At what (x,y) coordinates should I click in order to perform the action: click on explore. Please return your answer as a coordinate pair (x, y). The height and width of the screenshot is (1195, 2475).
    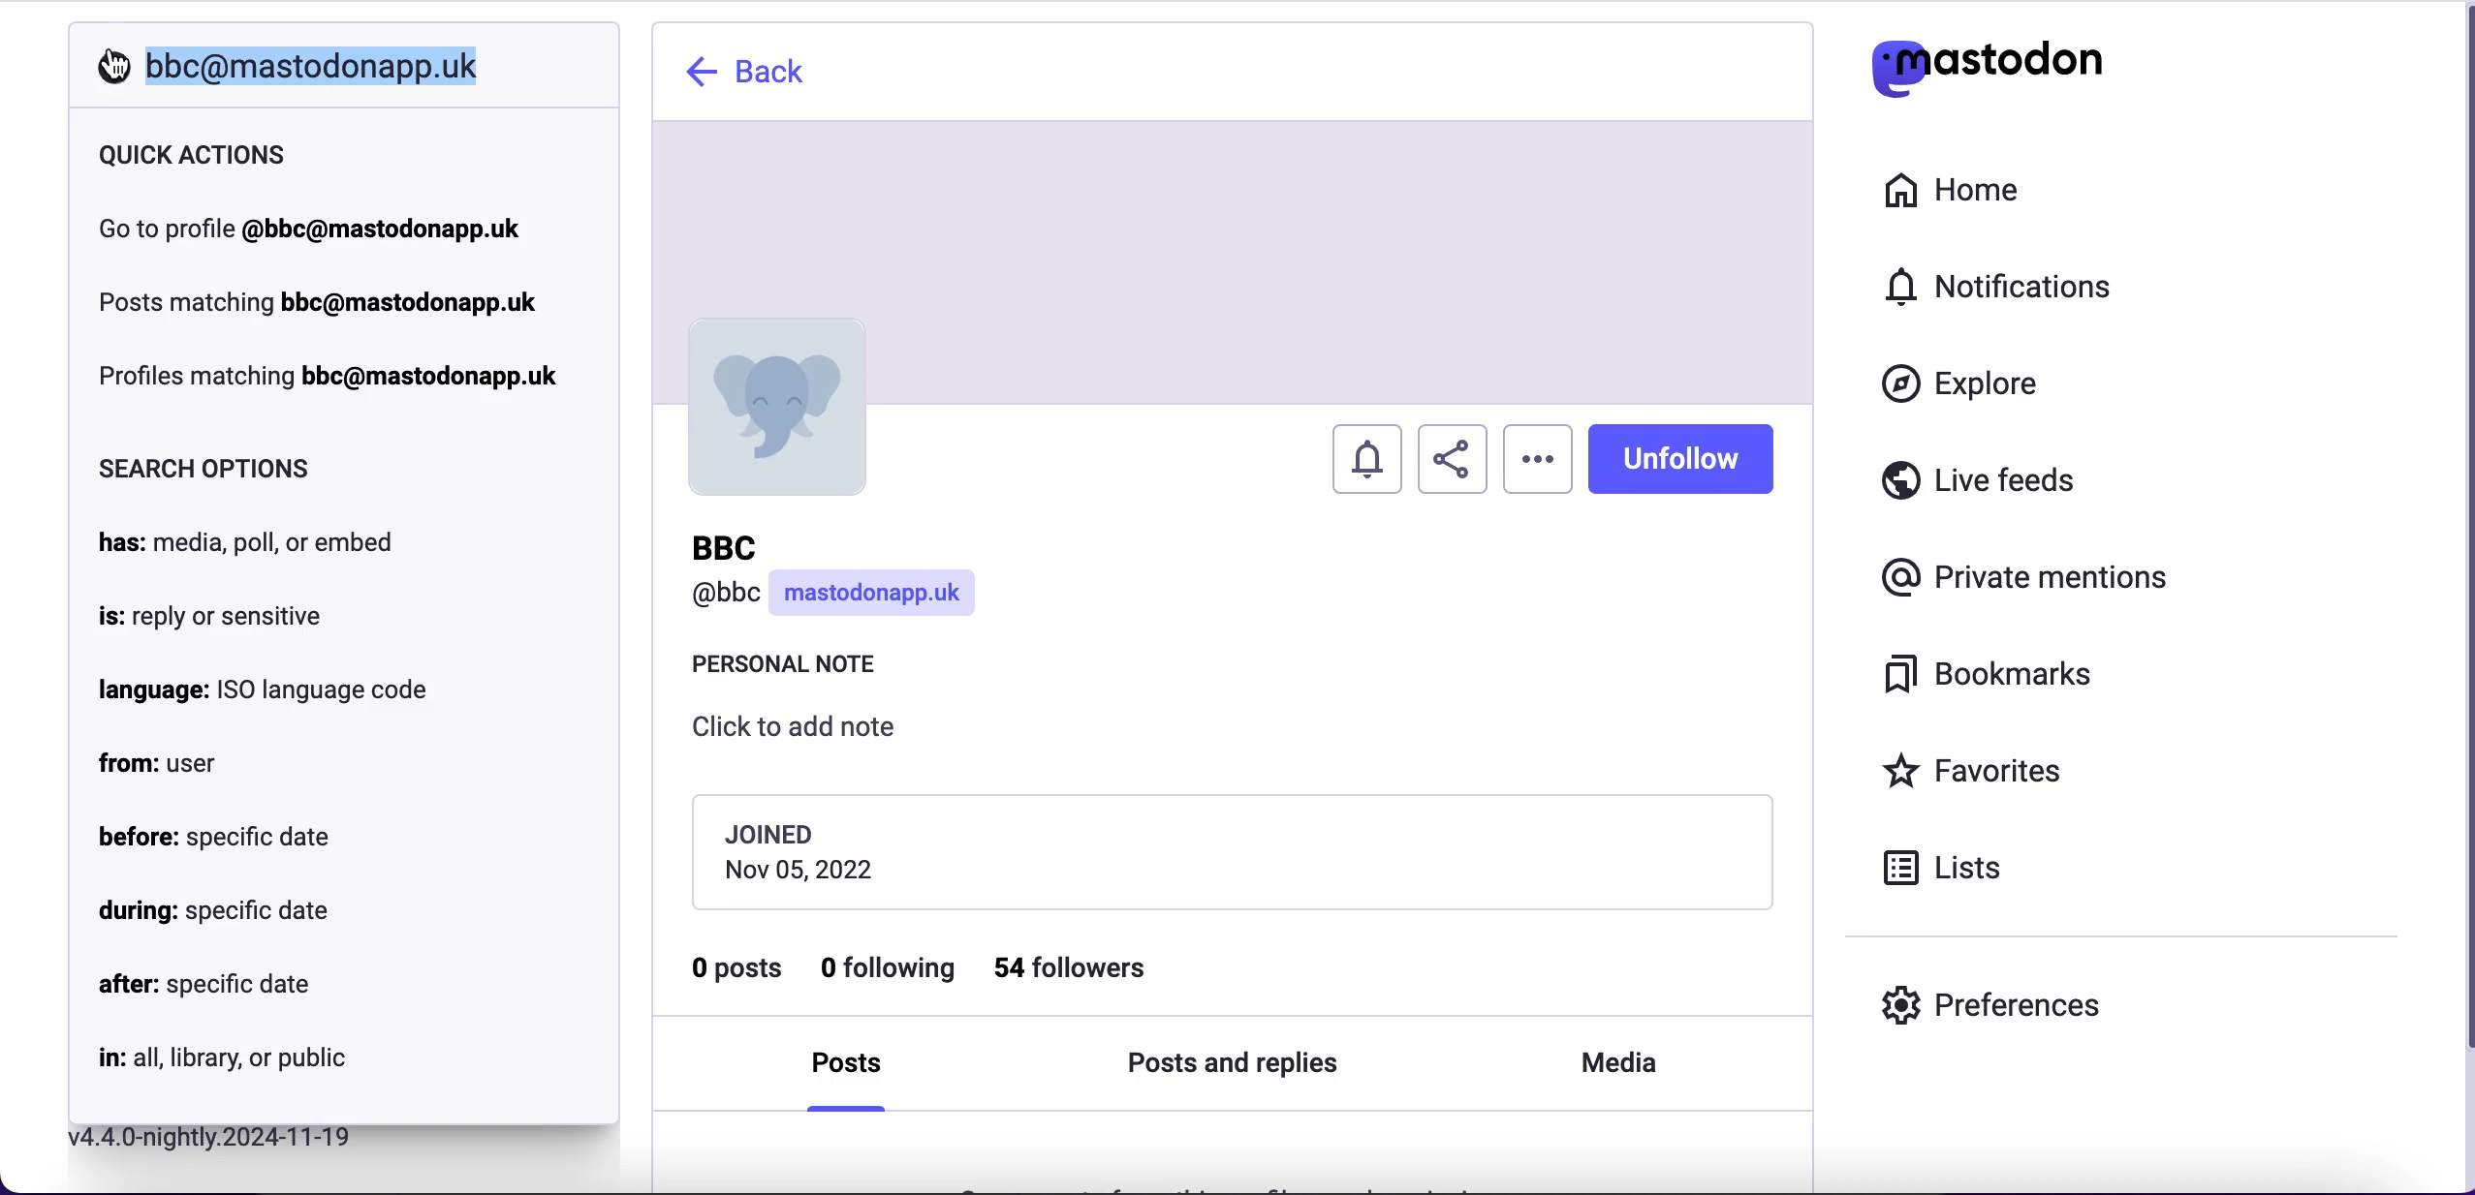
    Looking at the image, I should click on (1979, 385).